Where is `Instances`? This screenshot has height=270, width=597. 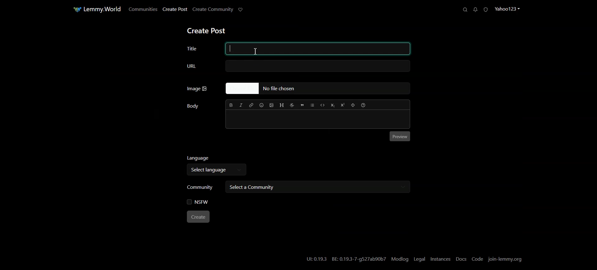 Instances is located at coordinates (441, 259).